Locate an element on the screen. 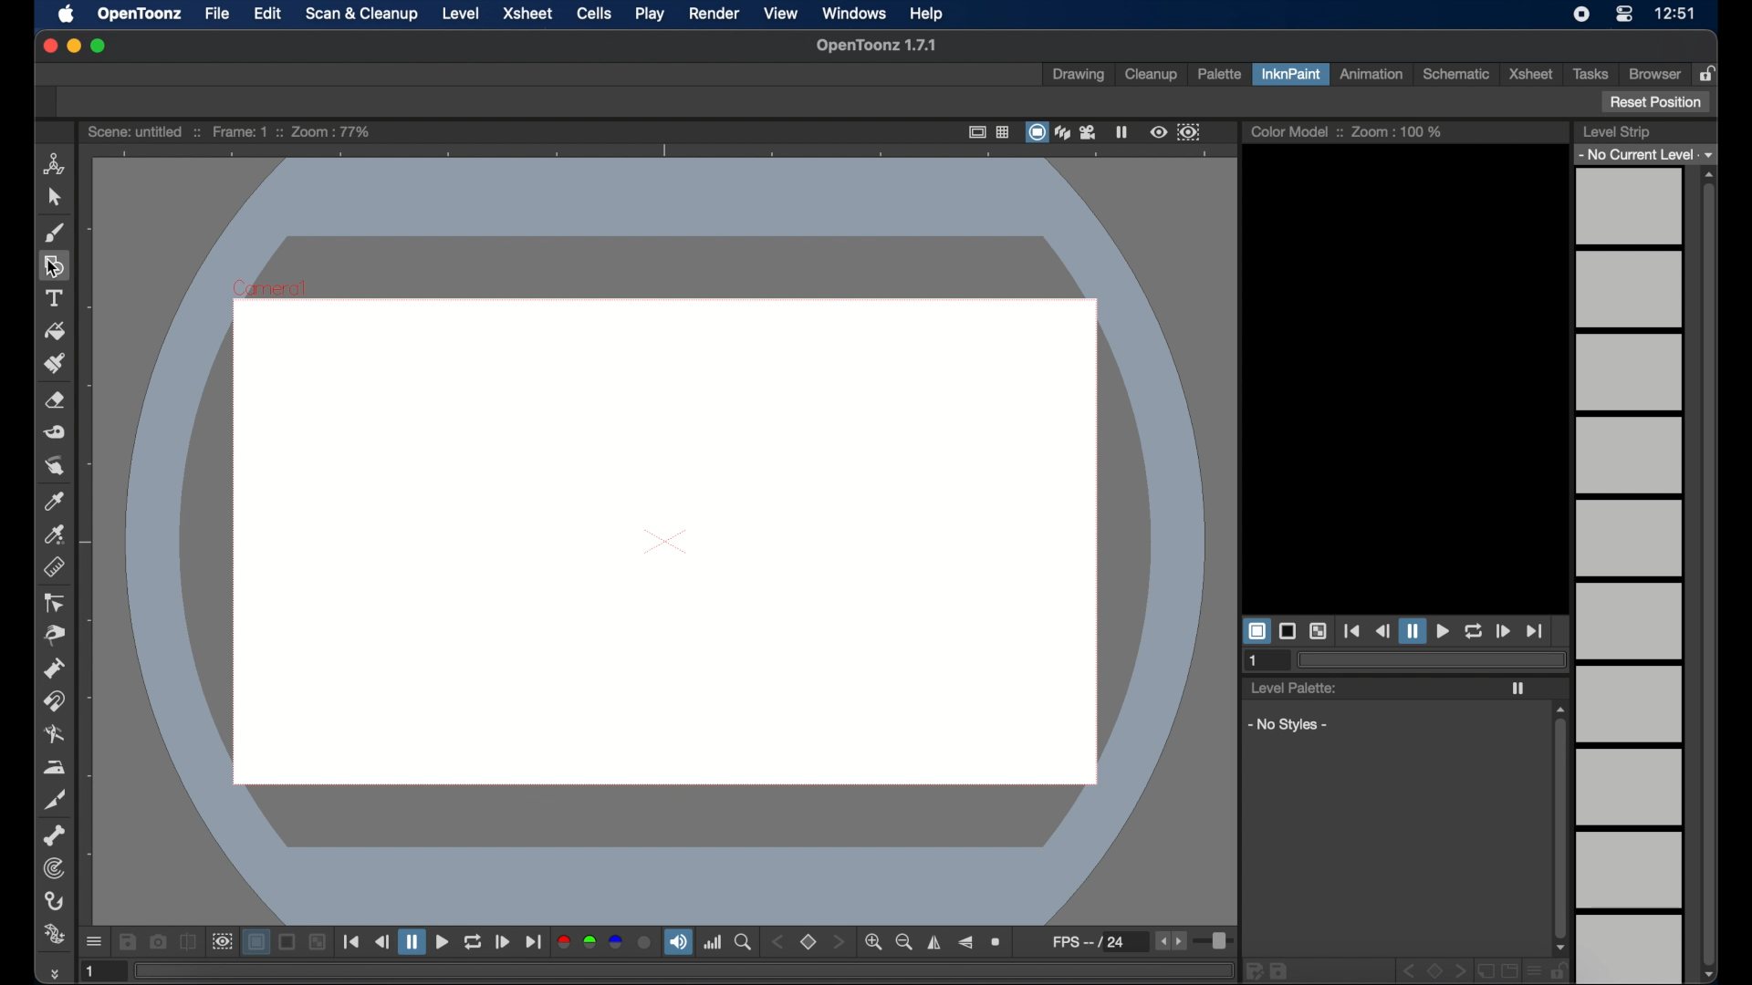  zoom out is located at coordinates (904, 942).